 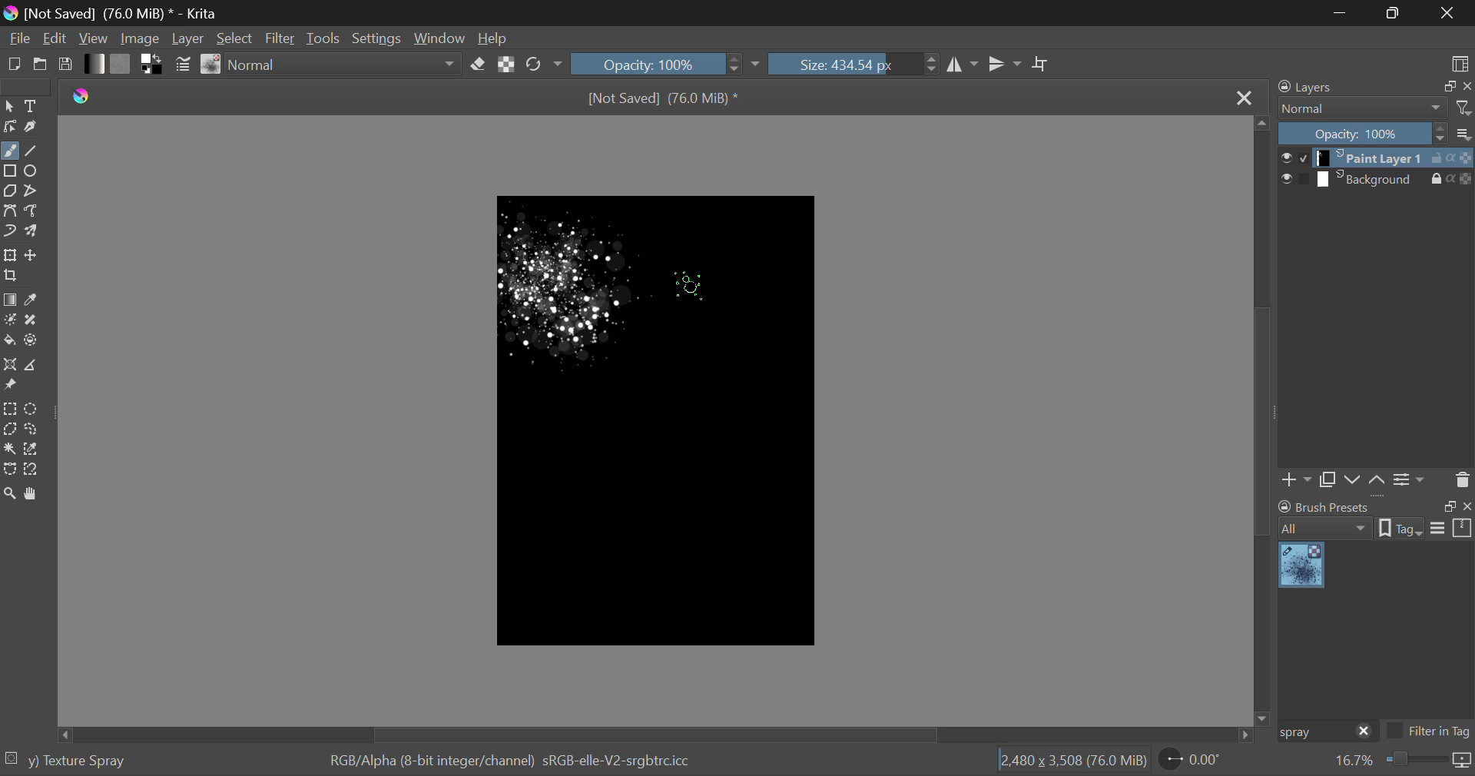 I want to click on Smart Patch Tool, so click(x=31, y=323).